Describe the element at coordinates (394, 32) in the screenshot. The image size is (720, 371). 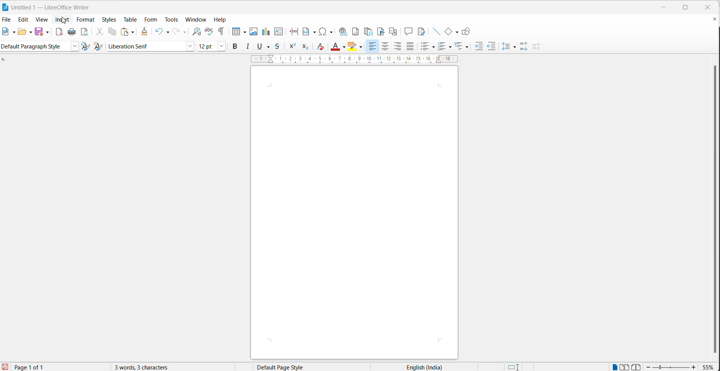
I see `insert cross-reference` at that location.